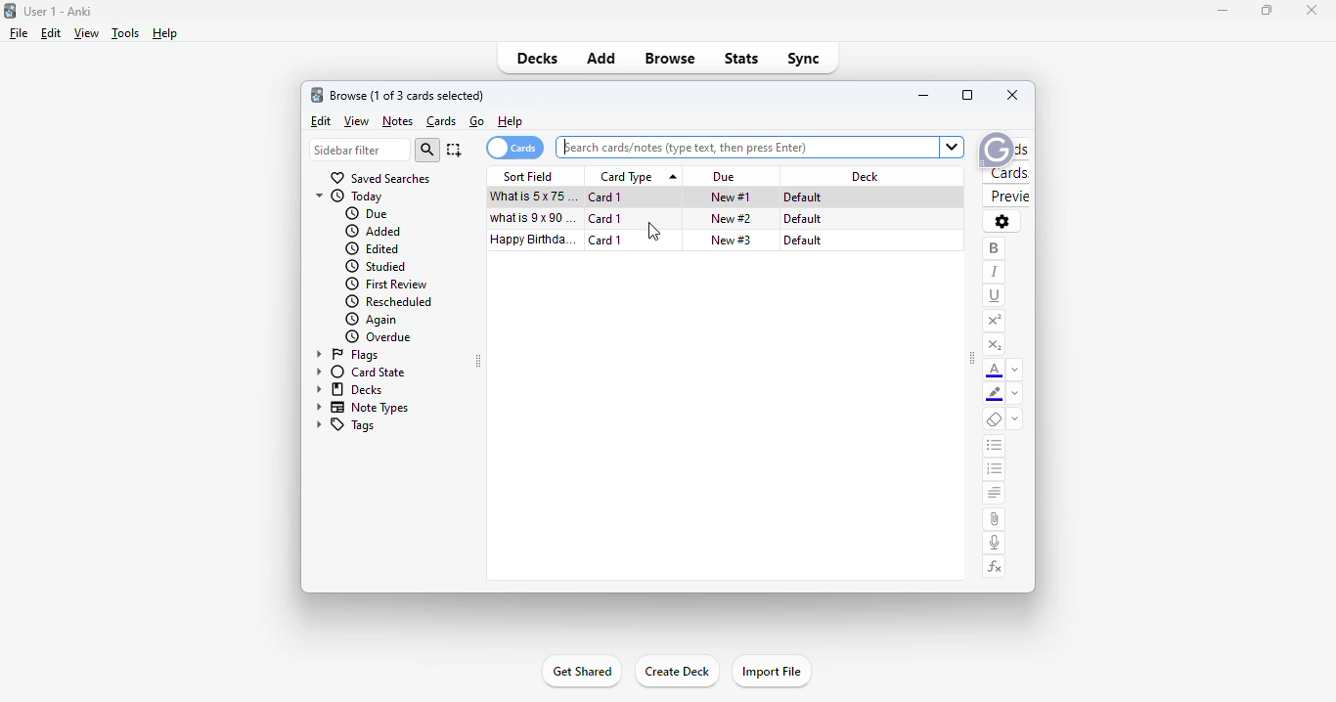 The height and width of the screenshot is (702, 1336). I want to click on italic, so click(993, 272).